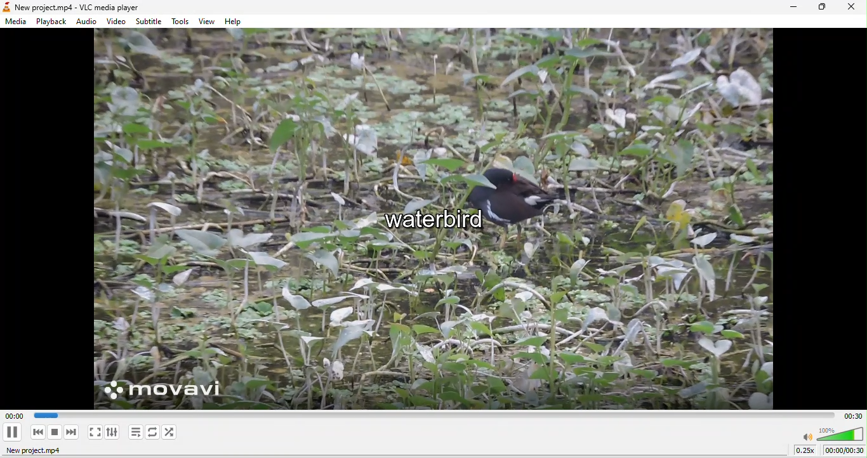  Describe the element at coordinates (430, 416) in the screenshot. I see `Play duration` at that location.